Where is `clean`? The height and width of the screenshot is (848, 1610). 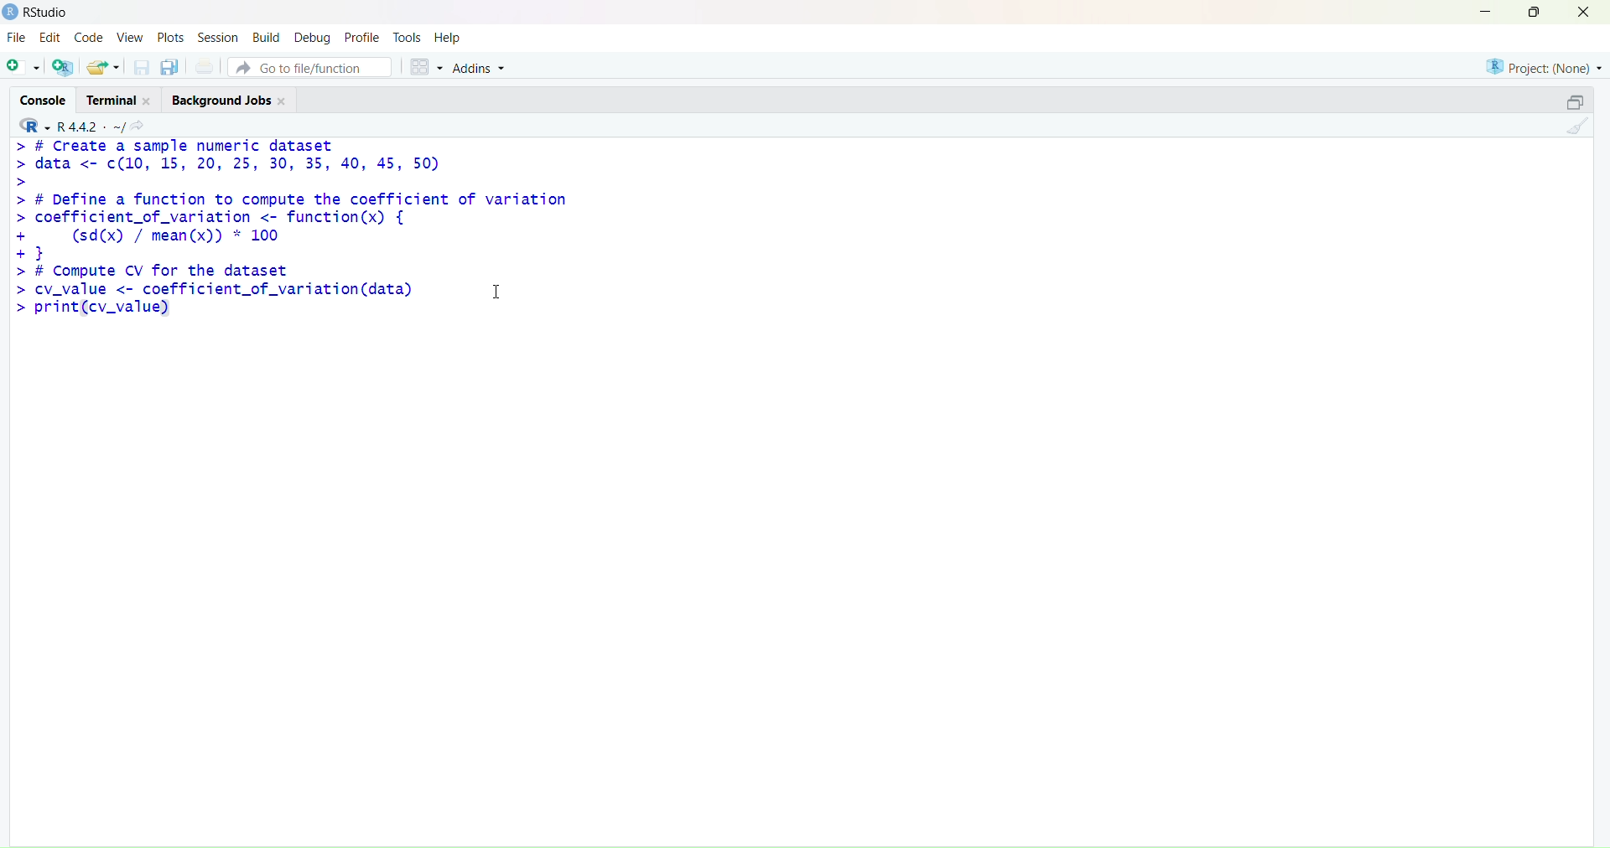
clean is located at coordinates (1579, 126).